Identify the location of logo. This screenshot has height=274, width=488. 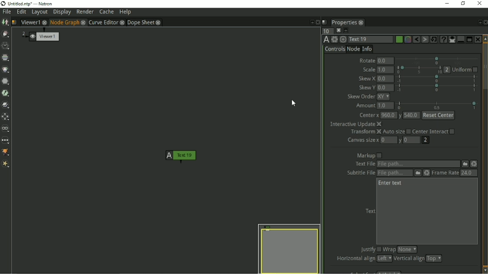
(4, 4).